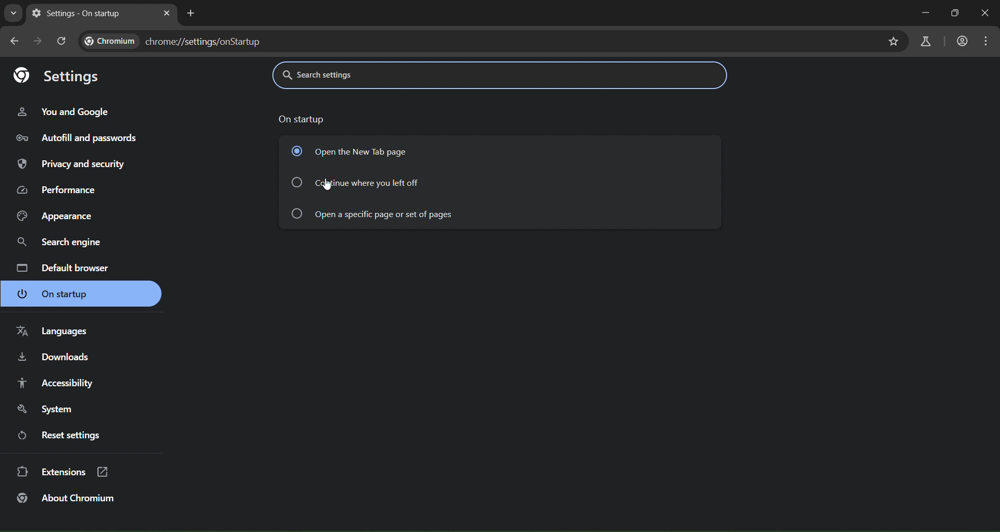  Describe the element at coordinates (66, 472) in the screenshot. I see `extensions` at that location.